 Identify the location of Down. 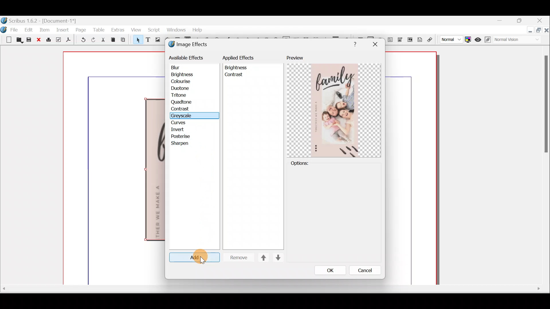
(278, 258).